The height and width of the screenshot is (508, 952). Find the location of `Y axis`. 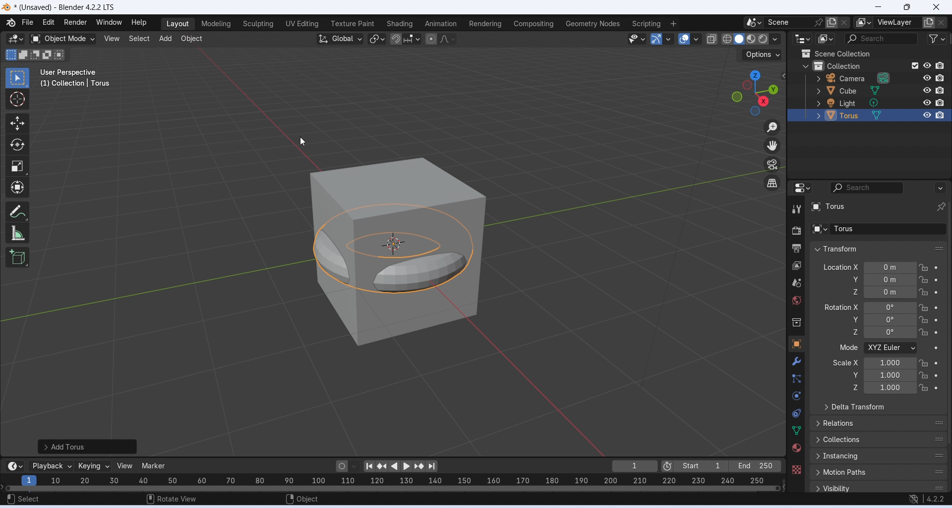

Y axis is located at coordinates (903, 280).